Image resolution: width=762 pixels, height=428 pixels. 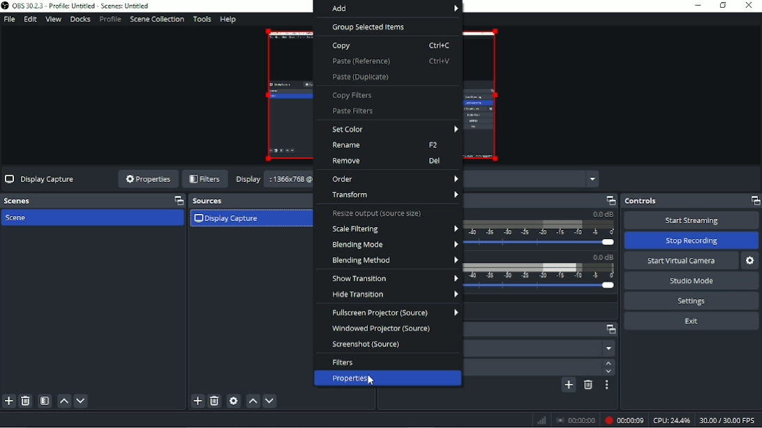 I want to click on Stop recording, so click(x=576, y=420).